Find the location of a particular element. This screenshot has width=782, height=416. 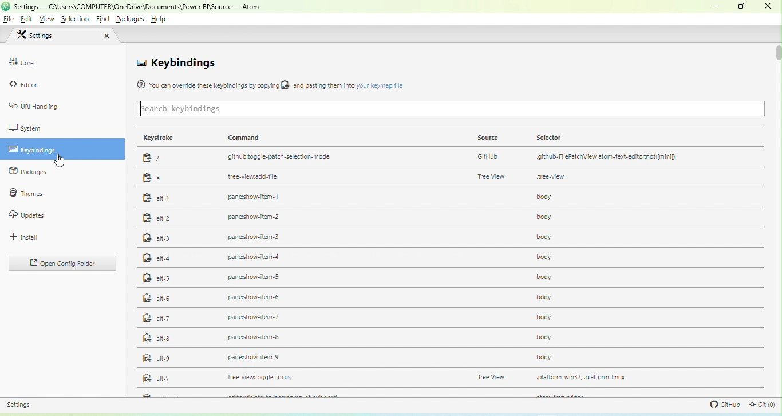

cursor is located at coordinates (61, 162).